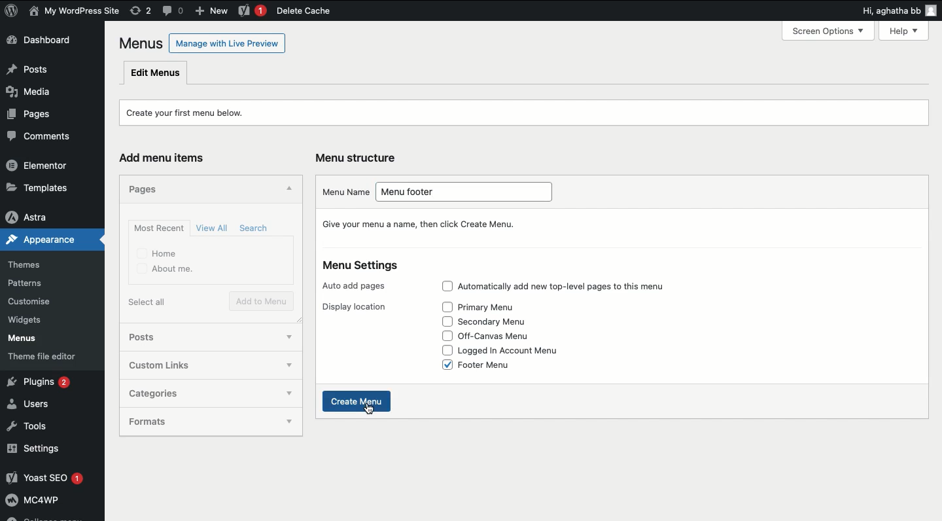 This screenshot has height=521, width=942. I want to click on Elementor, so click(44, 166).